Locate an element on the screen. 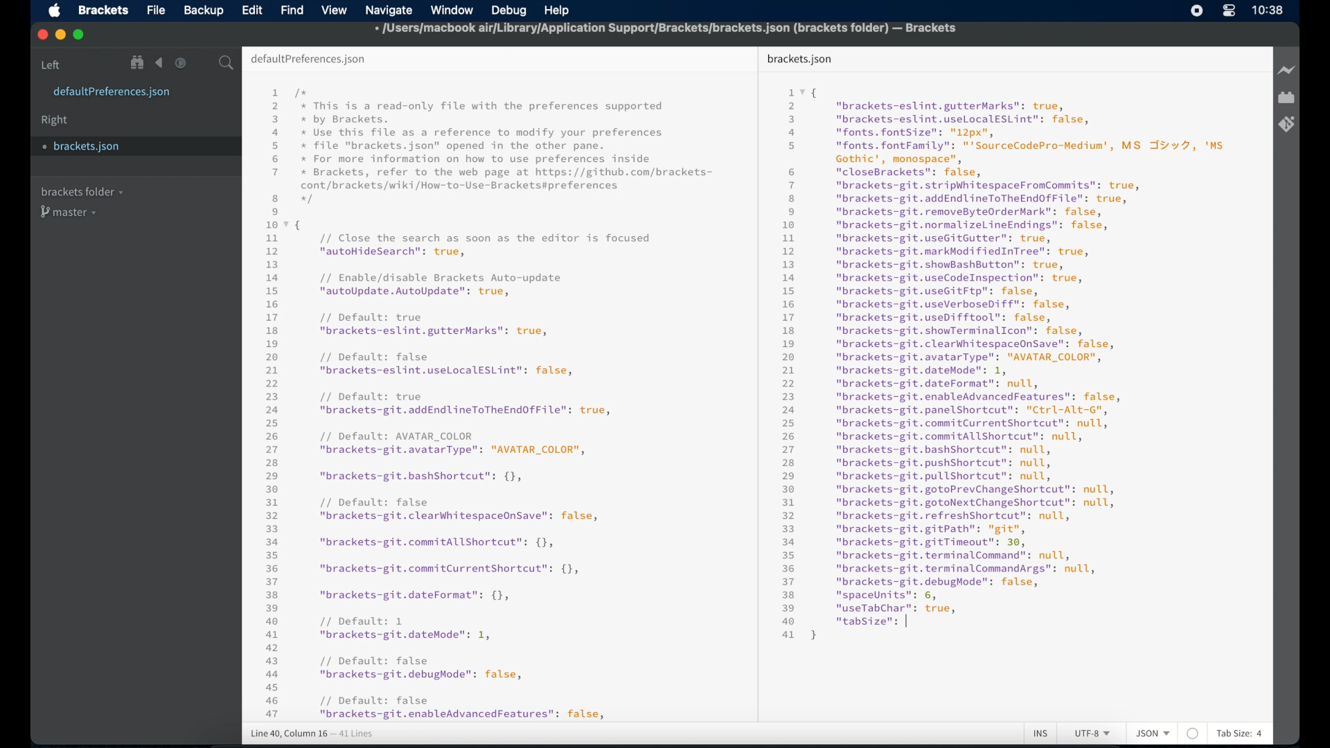  Cursor is located at coordinates (918, 624).